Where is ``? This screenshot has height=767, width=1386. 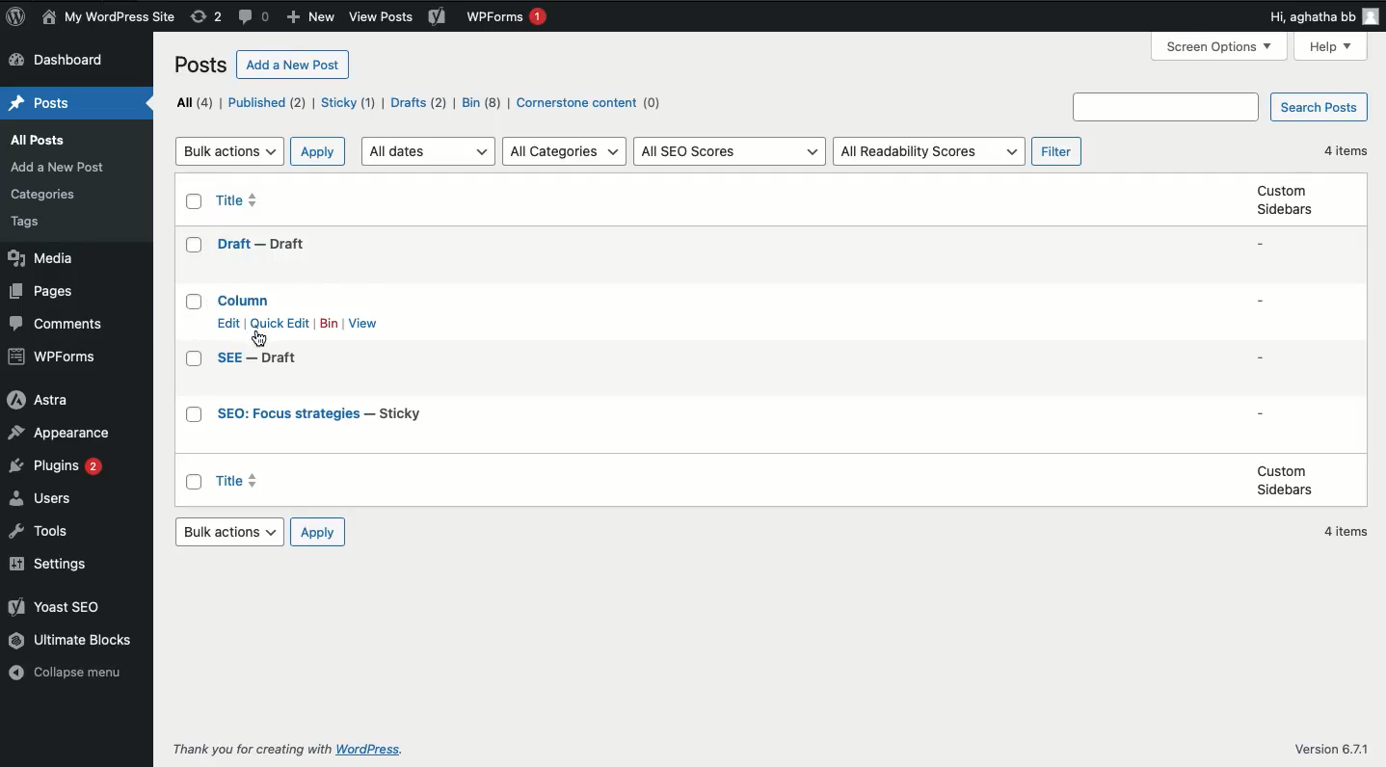  is located at coordinates (59, 168).